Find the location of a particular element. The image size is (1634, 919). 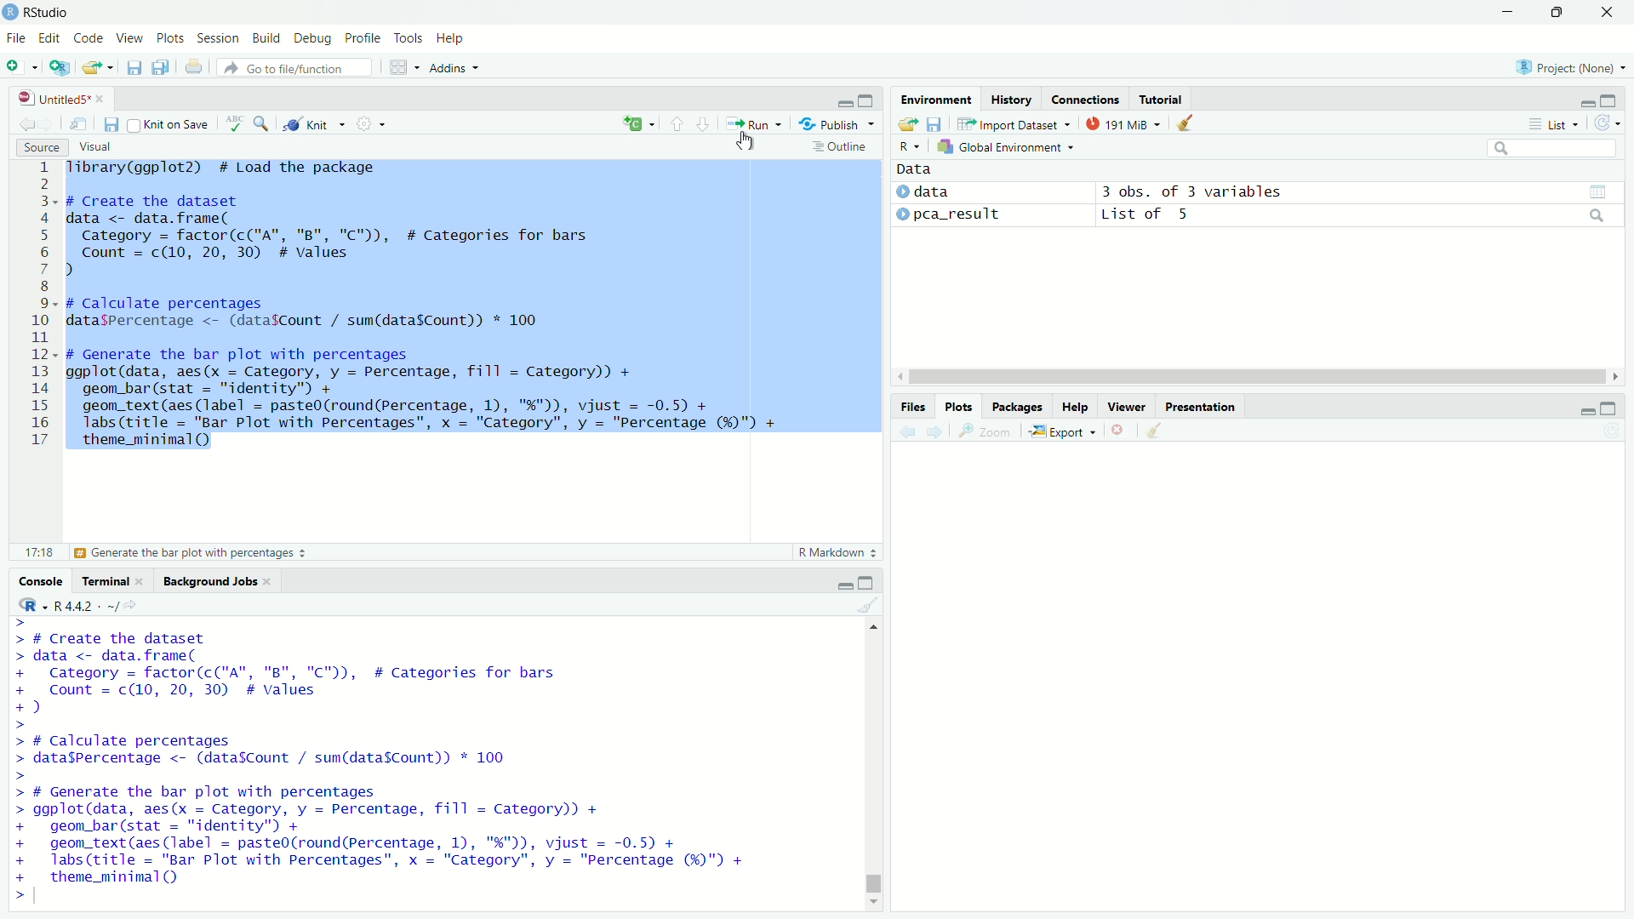

maximize is located at coordinates (871, 581).